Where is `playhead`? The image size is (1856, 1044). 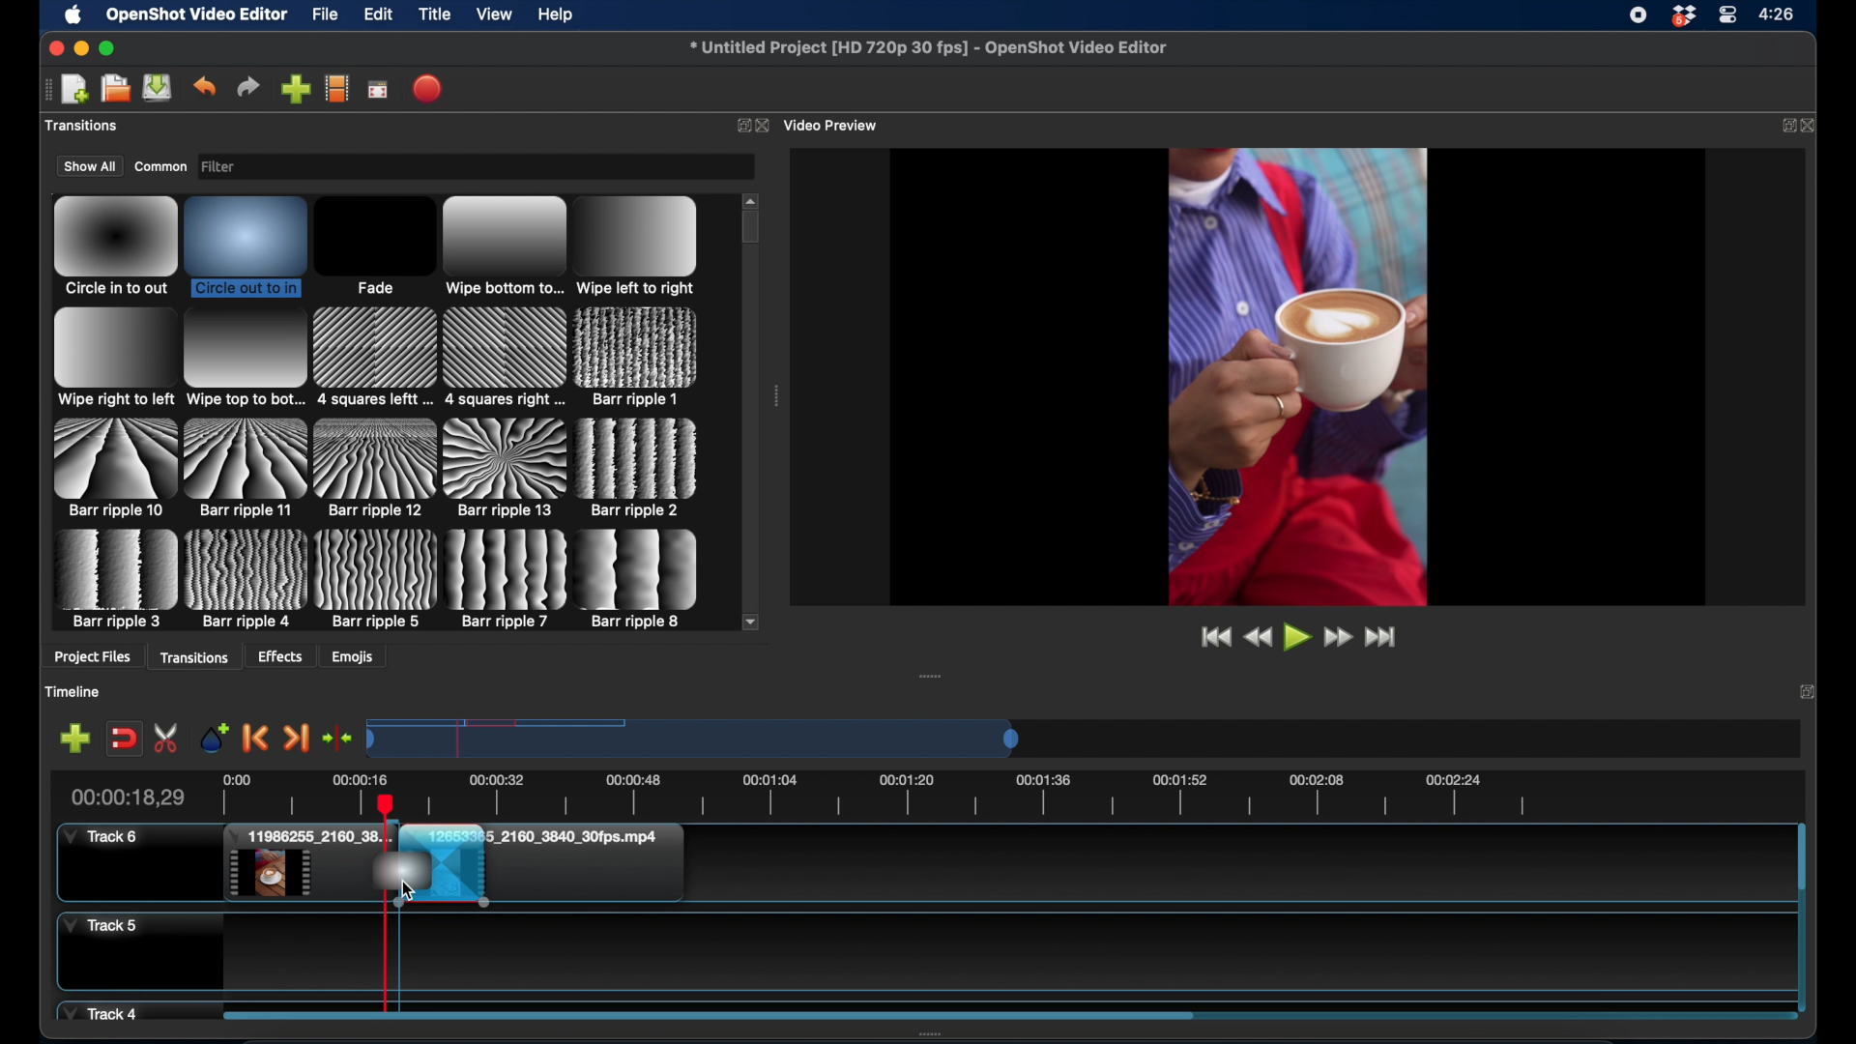
playhead is located at coordinates (387, 955).